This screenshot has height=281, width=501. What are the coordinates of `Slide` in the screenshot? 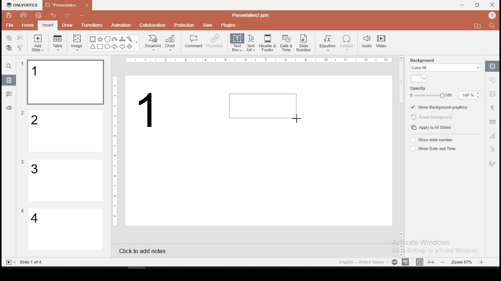 It's located at (9, 262).